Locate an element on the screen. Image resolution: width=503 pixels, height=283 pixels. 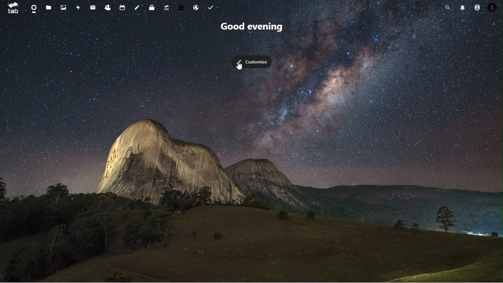
Calendar is located at coordinates (122, 7).